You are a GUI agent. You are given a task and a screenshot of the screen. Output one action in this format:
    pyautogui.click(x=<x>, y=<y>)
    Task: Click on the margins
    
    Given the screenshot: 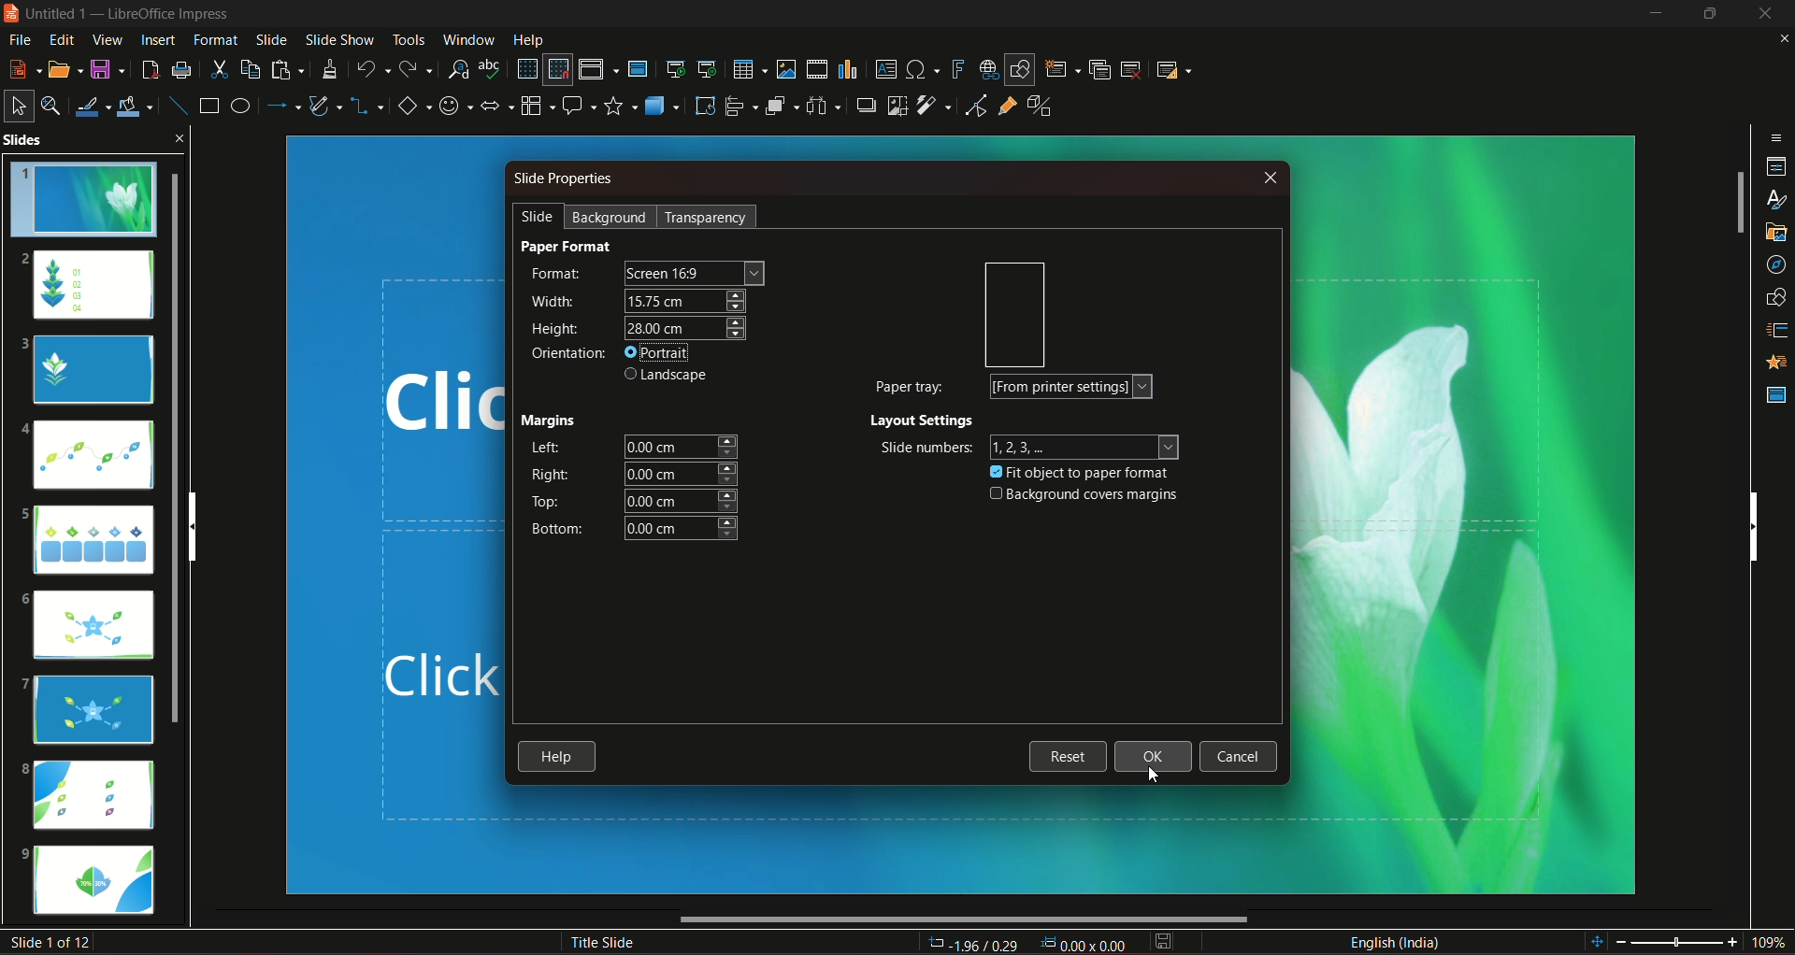 What is the action you would take?
    pyautogui.click(x=553, y=417)
    